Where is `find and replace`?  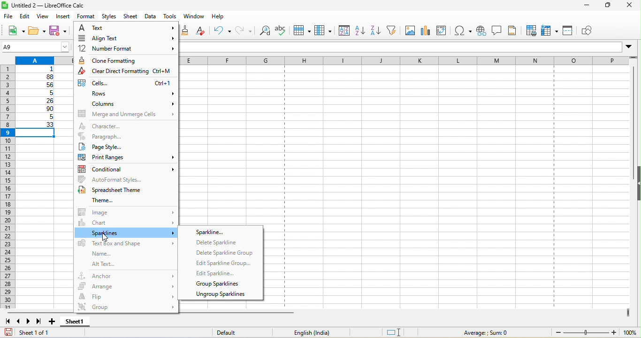 find and replace is located at coordinates (266, 32).